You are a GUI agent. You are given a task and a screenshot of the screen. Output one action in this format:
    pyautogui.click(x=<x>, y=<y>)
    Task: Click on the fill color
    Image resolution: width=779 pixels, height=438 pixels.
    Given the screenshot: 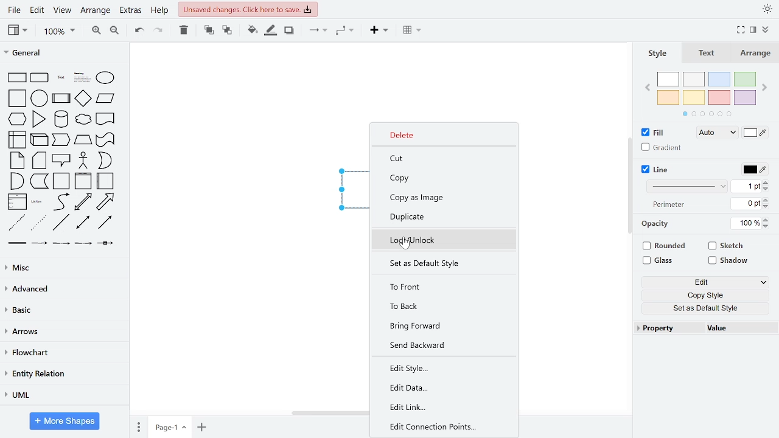 What is the action you would take?
    pyautogui.click(x=251, y=30)
    